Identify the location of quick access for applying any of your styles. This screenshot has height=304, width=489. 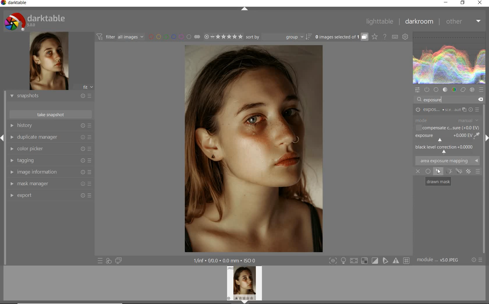
(108, 261).